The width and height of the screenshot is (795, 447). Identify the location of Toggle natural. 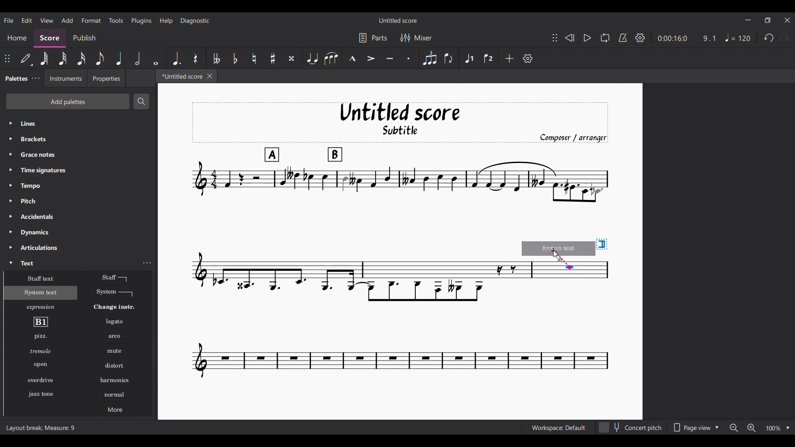
(255, 58).